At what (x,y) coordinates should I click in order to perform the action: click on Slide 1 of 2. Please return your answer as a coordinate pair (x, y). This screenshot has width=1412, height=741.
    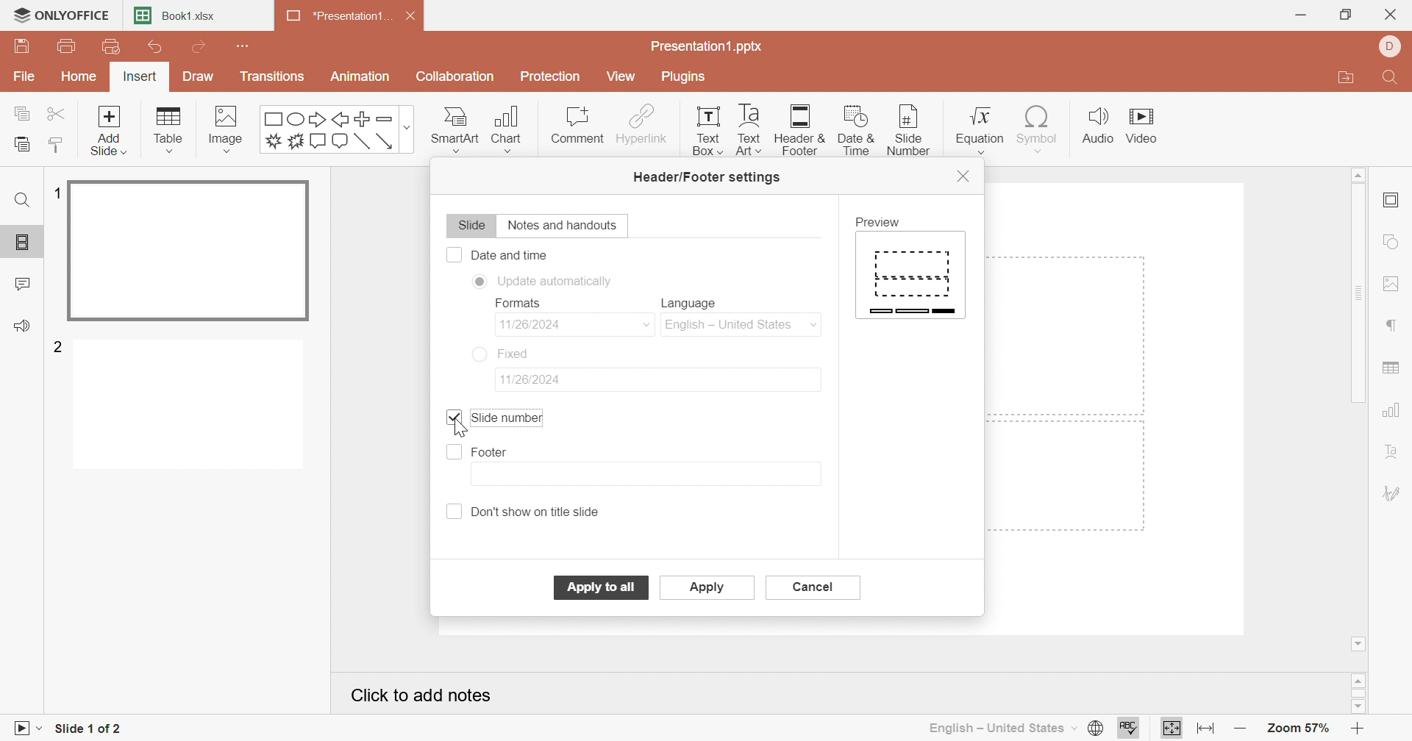
    Looking at the image, I should click on (90, 731).